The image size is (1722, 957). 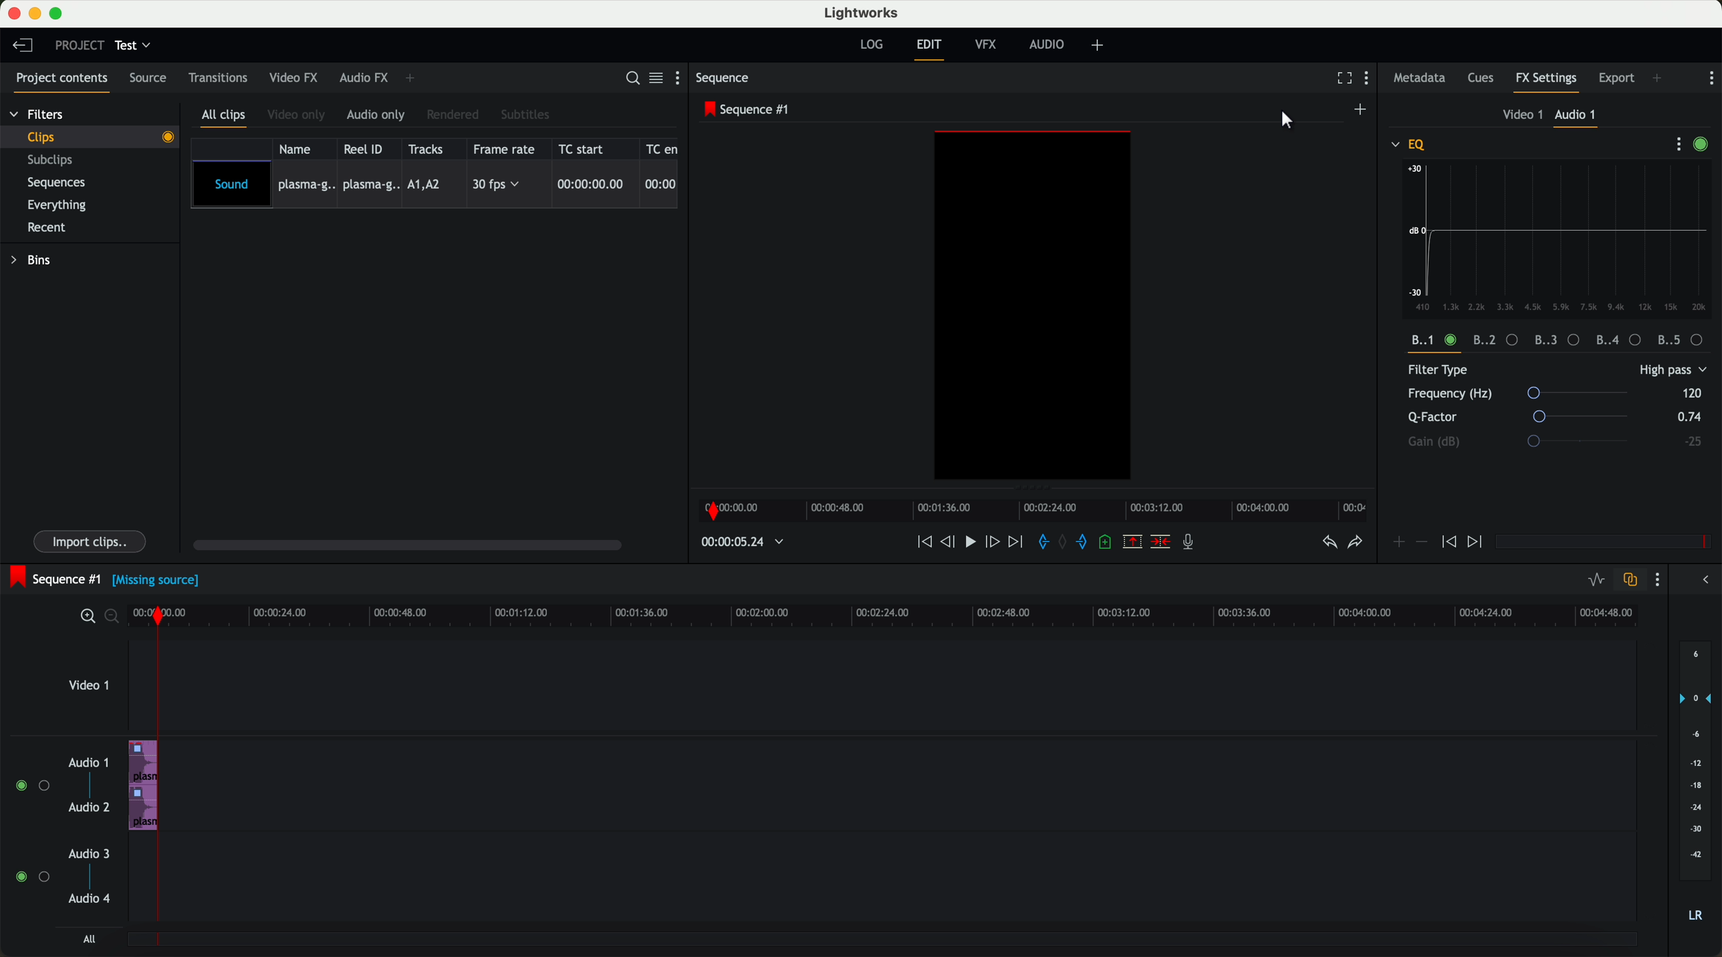 I want to click on workspace, so click(x=1033, y=307).